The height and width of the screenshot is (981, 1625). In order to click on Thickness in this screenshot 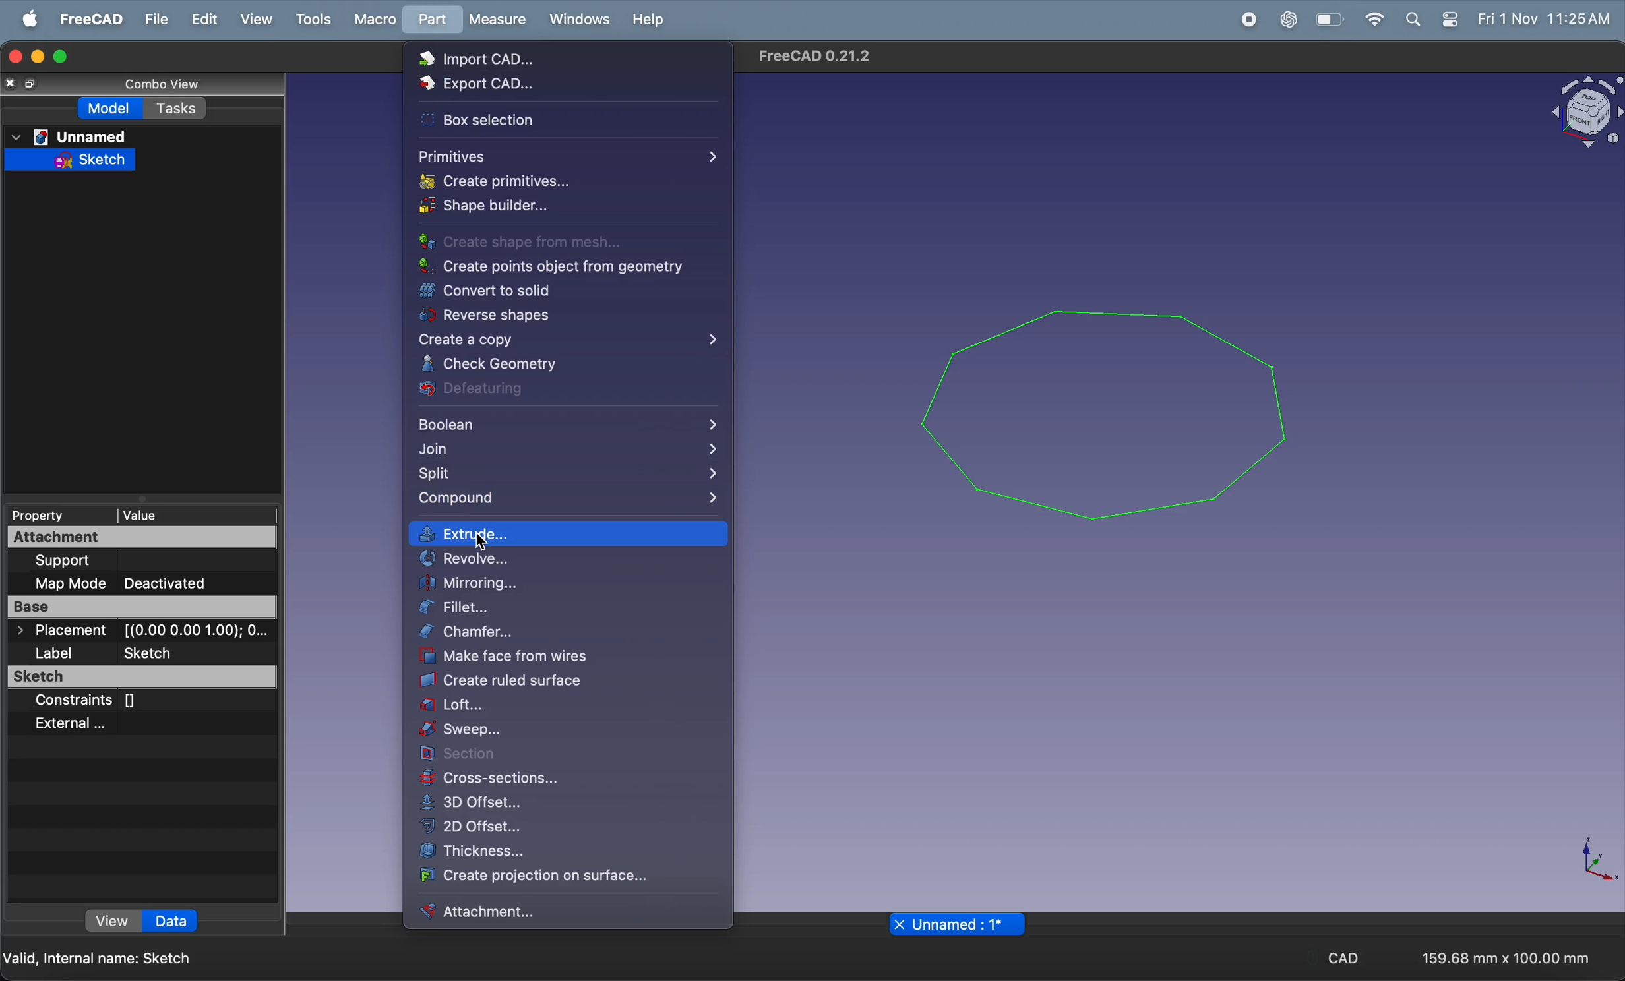, I will do `click(565, 855)`.